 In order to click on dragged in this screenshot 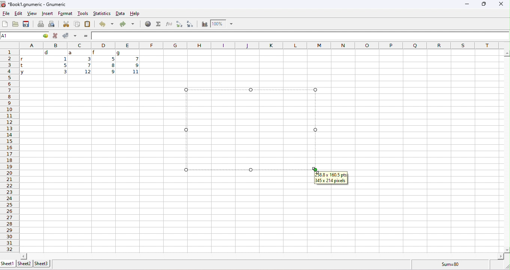, I will do `click(252, 131)`.